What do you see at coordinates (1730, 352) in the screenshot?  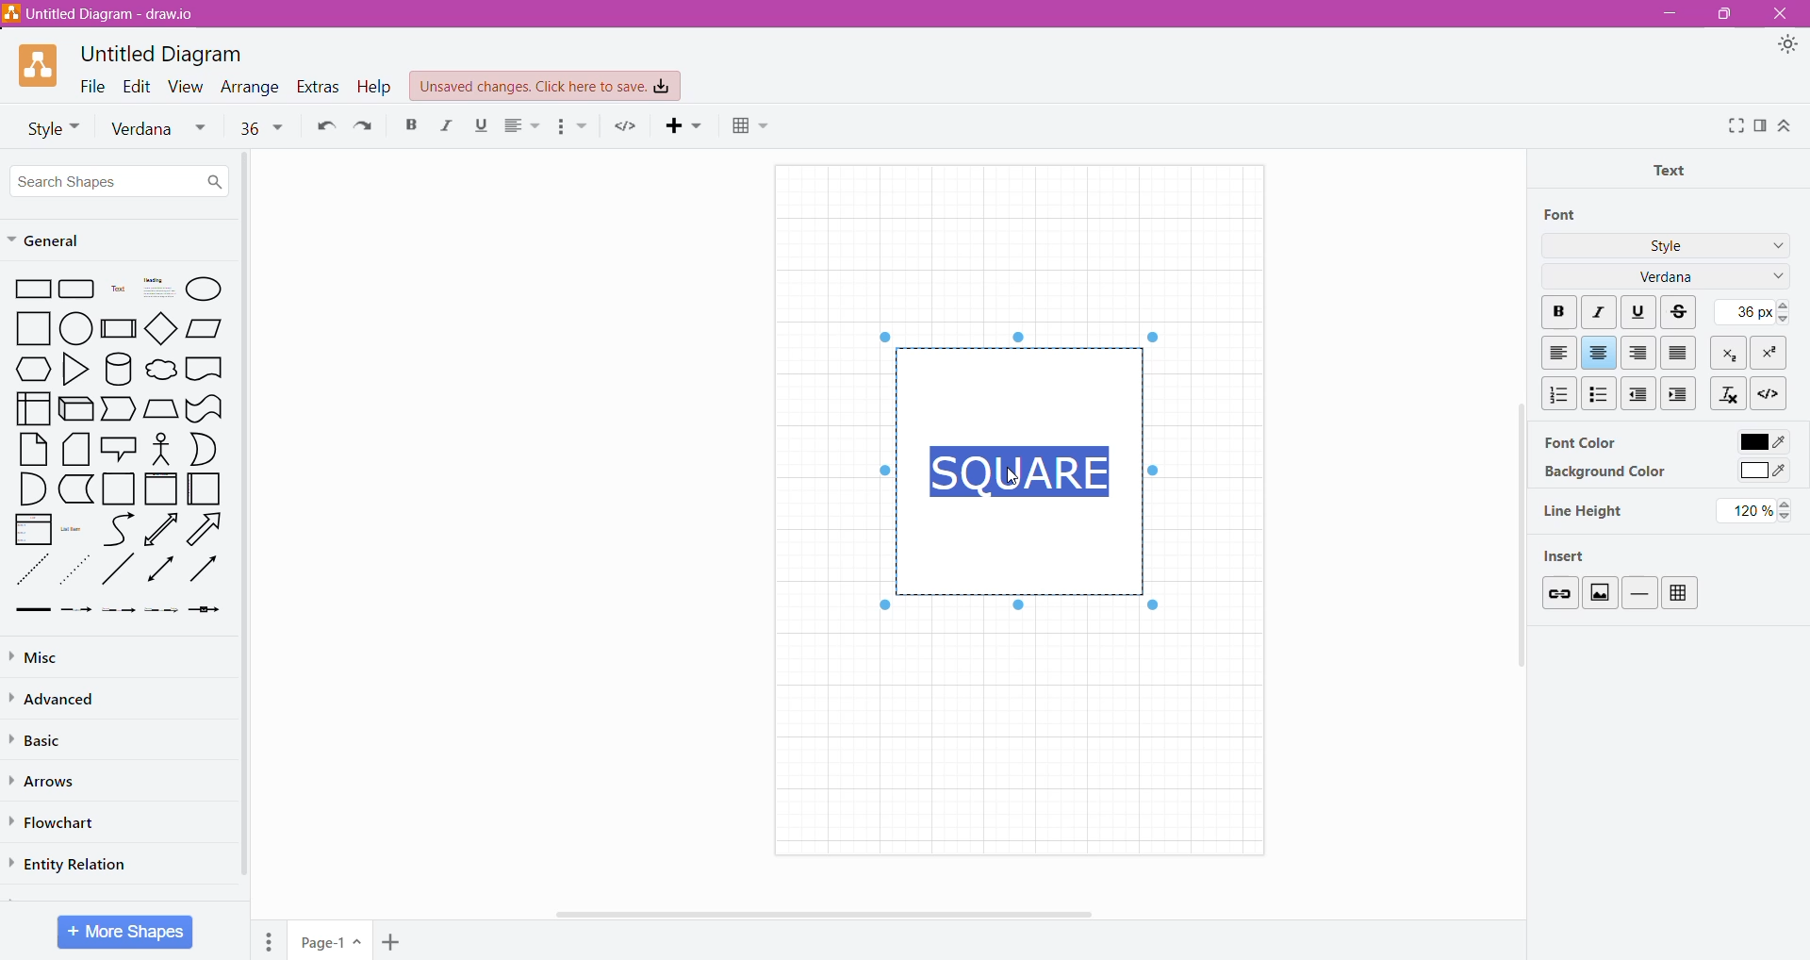 I see `Subscript` at bounding box center [1730, 352].